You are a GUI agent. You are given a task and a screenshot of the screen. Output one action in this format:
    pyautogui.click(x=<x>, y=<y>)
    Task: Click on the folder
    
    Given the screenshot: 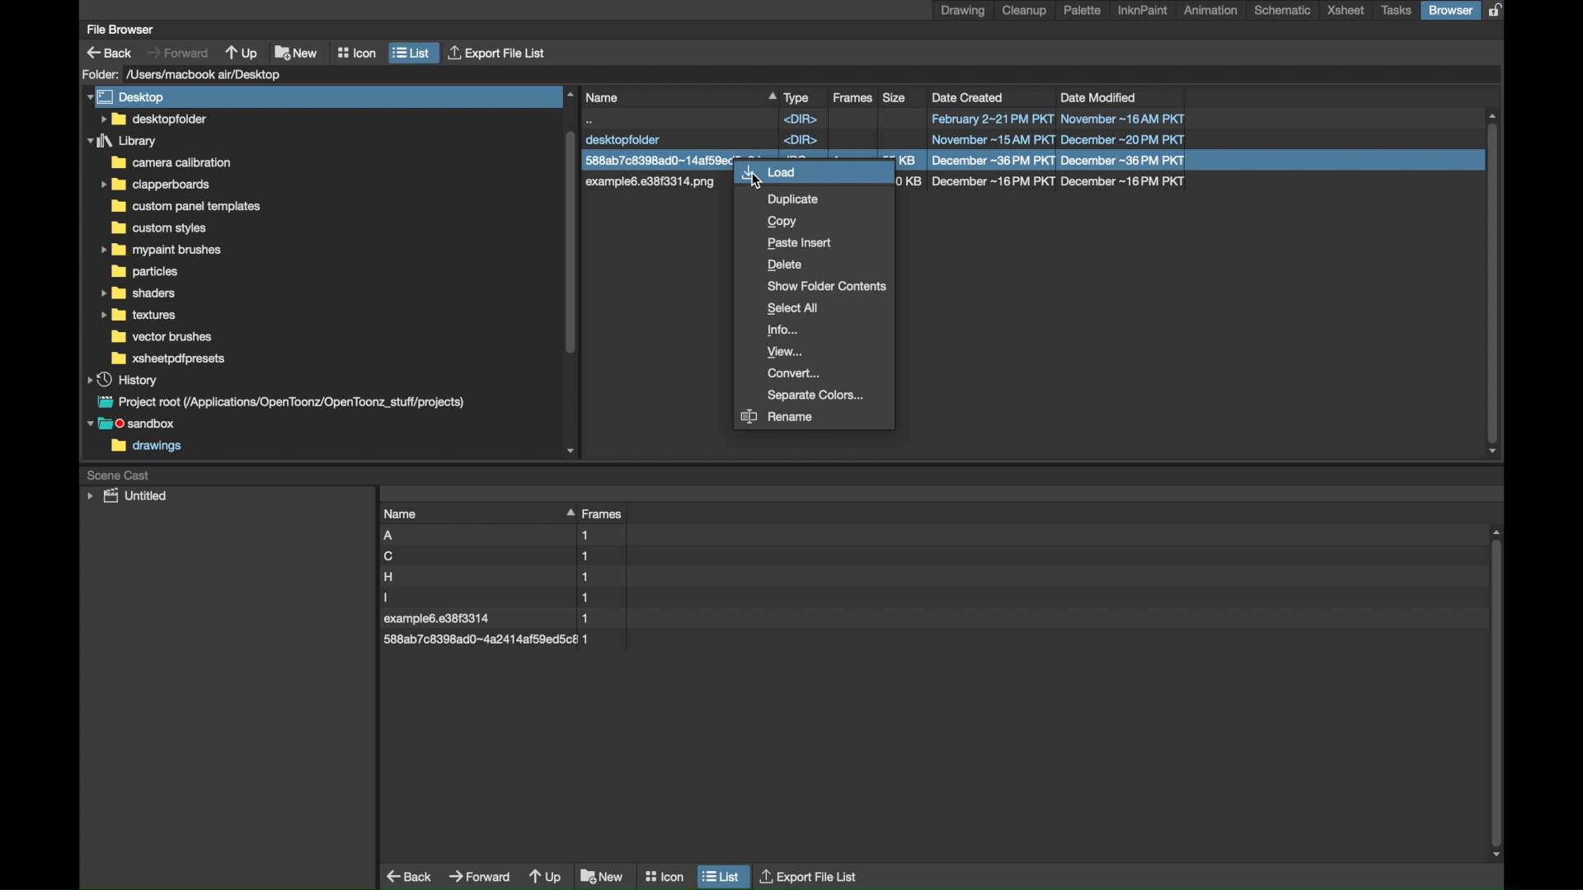 What is the action you would take?
    pyautogui.click(x=139, y=316)
    